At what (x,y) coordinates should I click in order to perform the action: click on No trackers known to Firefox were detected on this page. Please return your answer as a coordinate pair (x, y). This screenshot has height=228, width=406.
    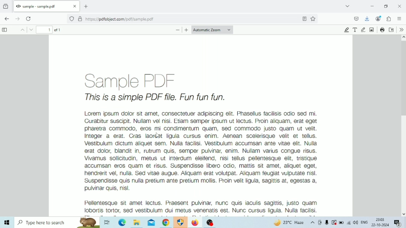
    Looking at the image, I should click on (71, 19).